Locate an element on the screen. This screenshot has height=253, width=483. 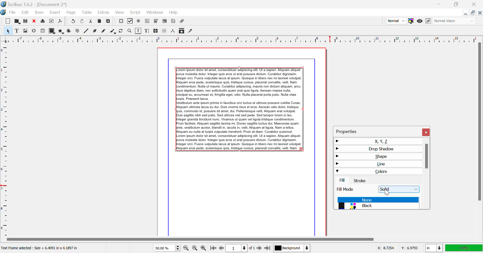
Preview Mode is located at coordinates (396, 21).